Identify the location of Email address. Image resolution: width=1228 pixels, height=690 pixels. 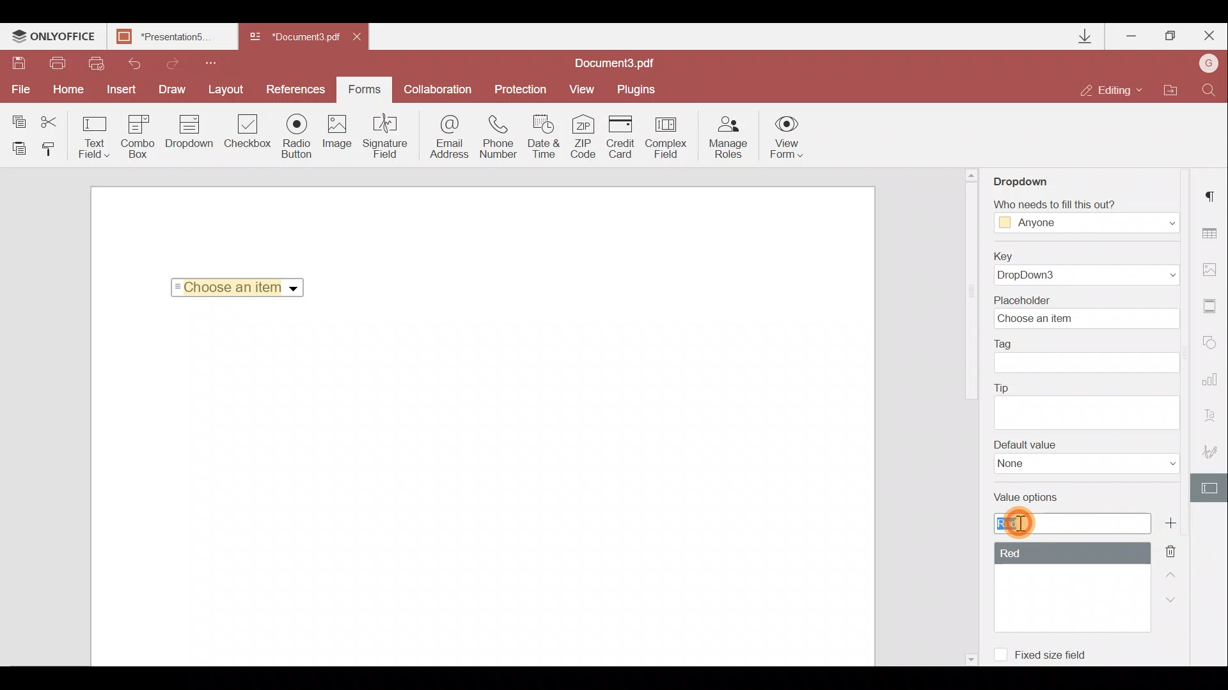
(445, 140).